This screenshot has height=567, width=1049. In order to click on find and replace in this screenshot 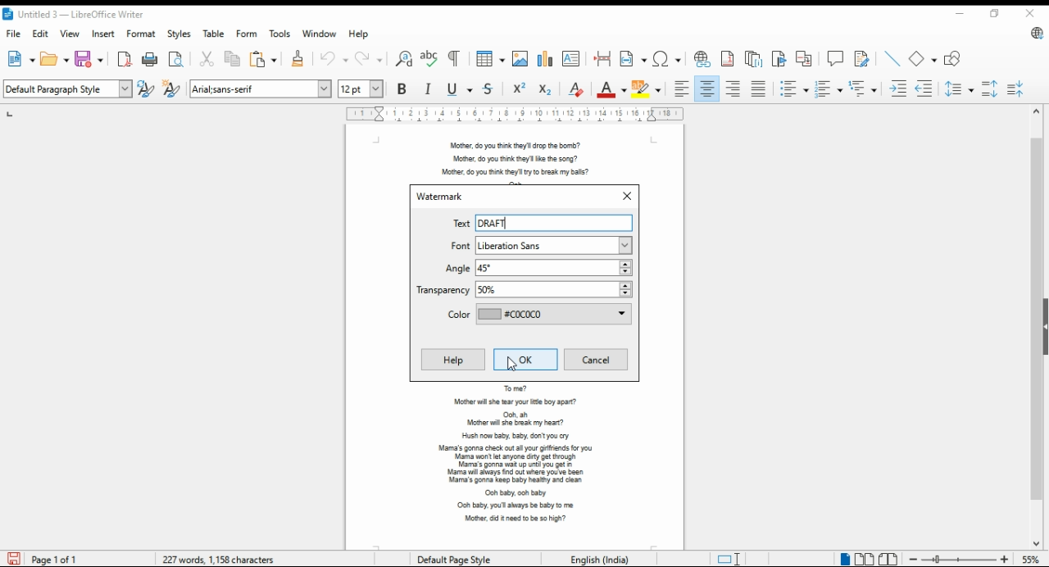, I will do `click(404, 59)`.